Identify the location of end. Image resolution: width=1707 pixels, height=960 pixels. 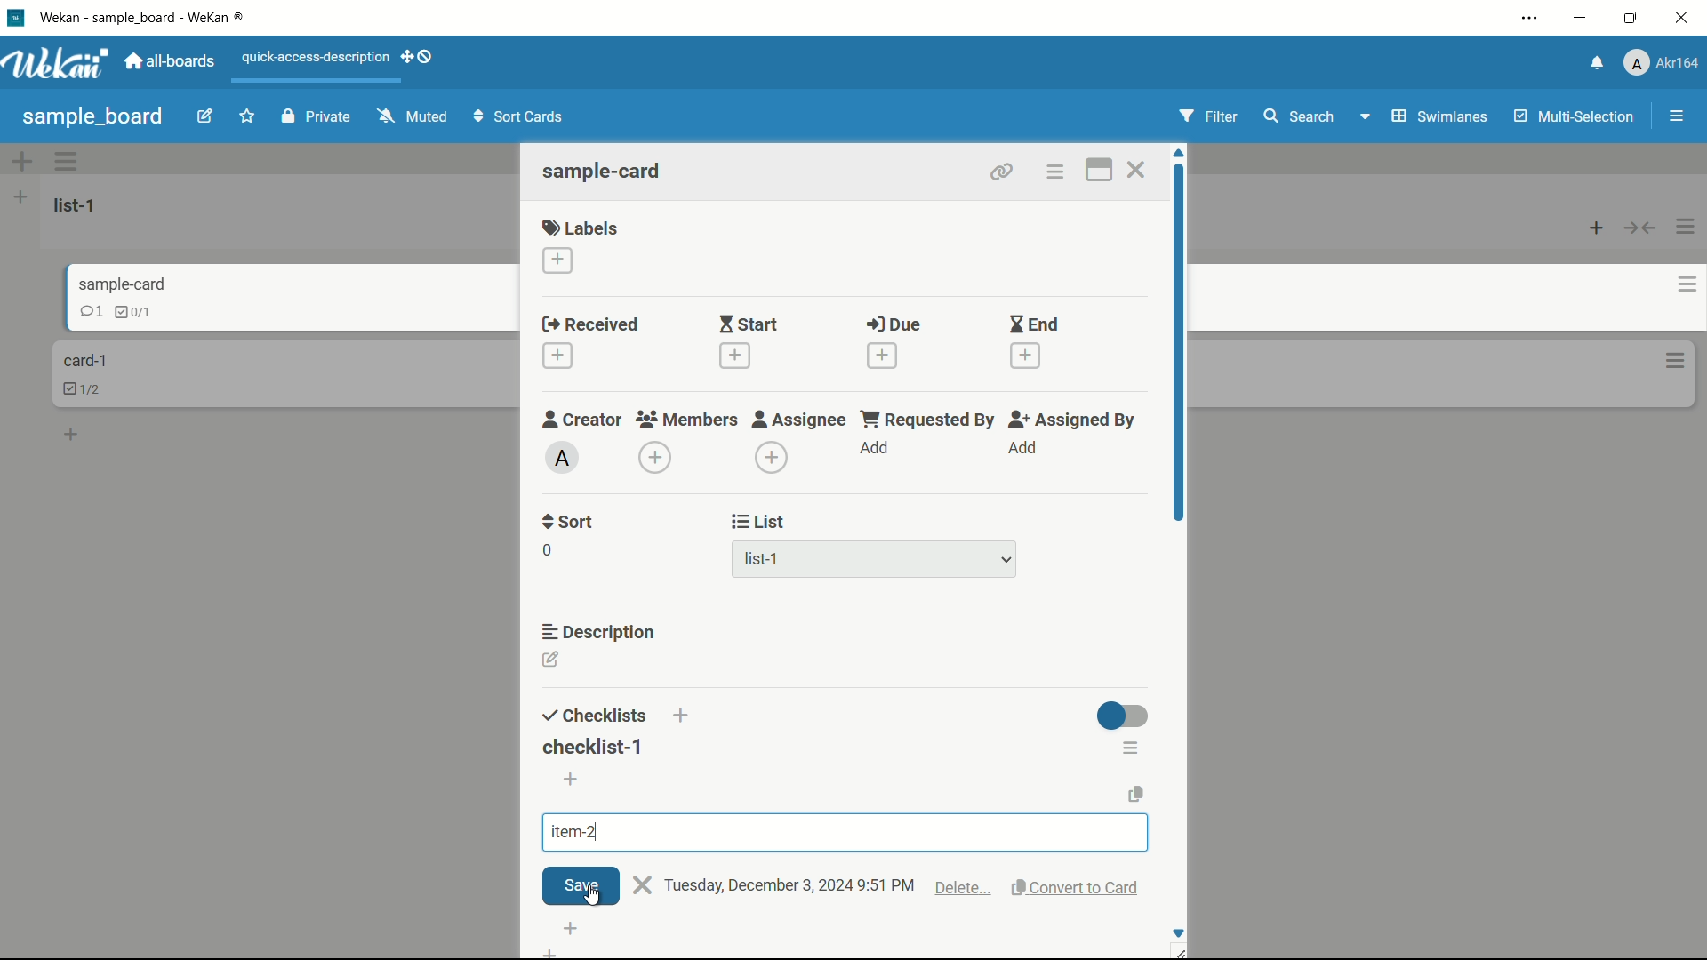
(1034, 324).